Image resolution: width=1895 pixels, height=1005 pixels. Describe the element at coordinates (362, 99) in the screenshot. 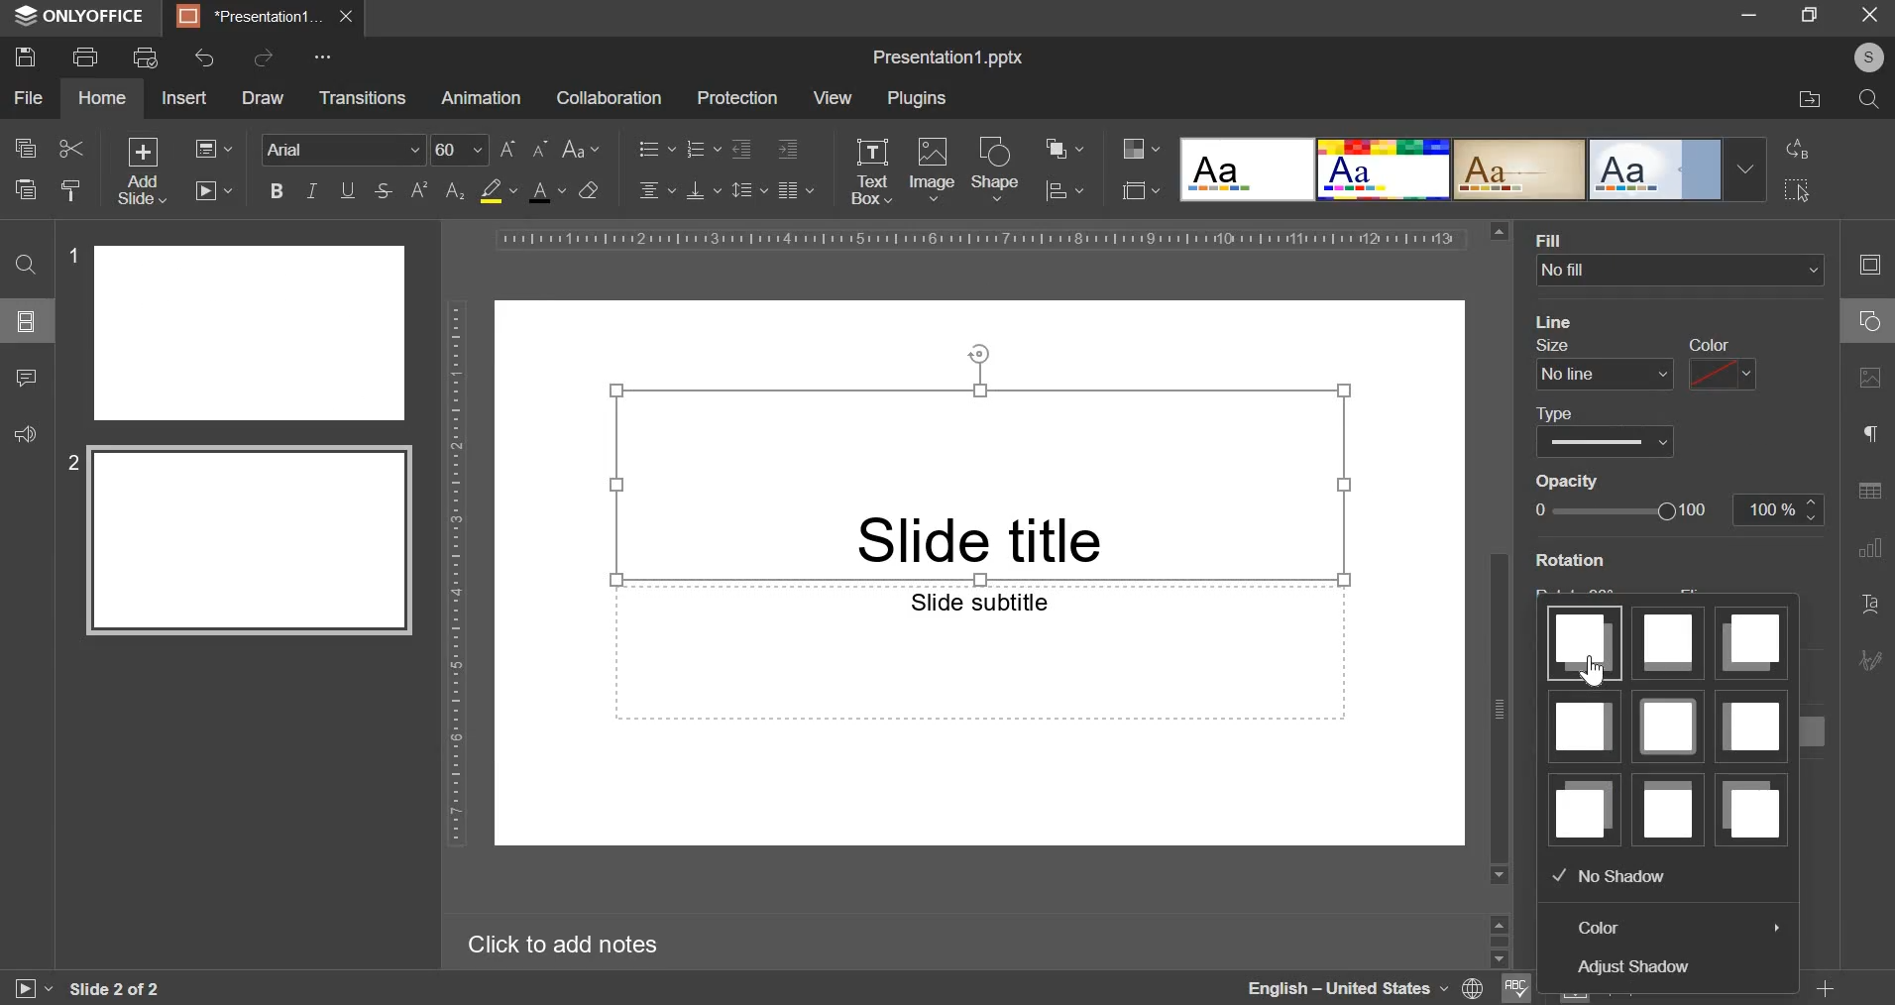

I see `transitions` at that location.